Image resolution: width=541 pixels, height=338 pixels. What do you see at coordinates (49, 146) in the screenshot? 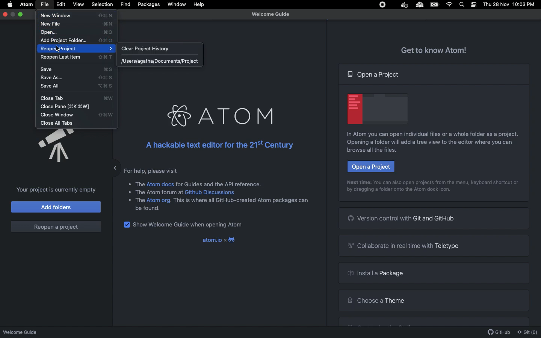
I see `Annoucement` at bounding box center [49, 146].